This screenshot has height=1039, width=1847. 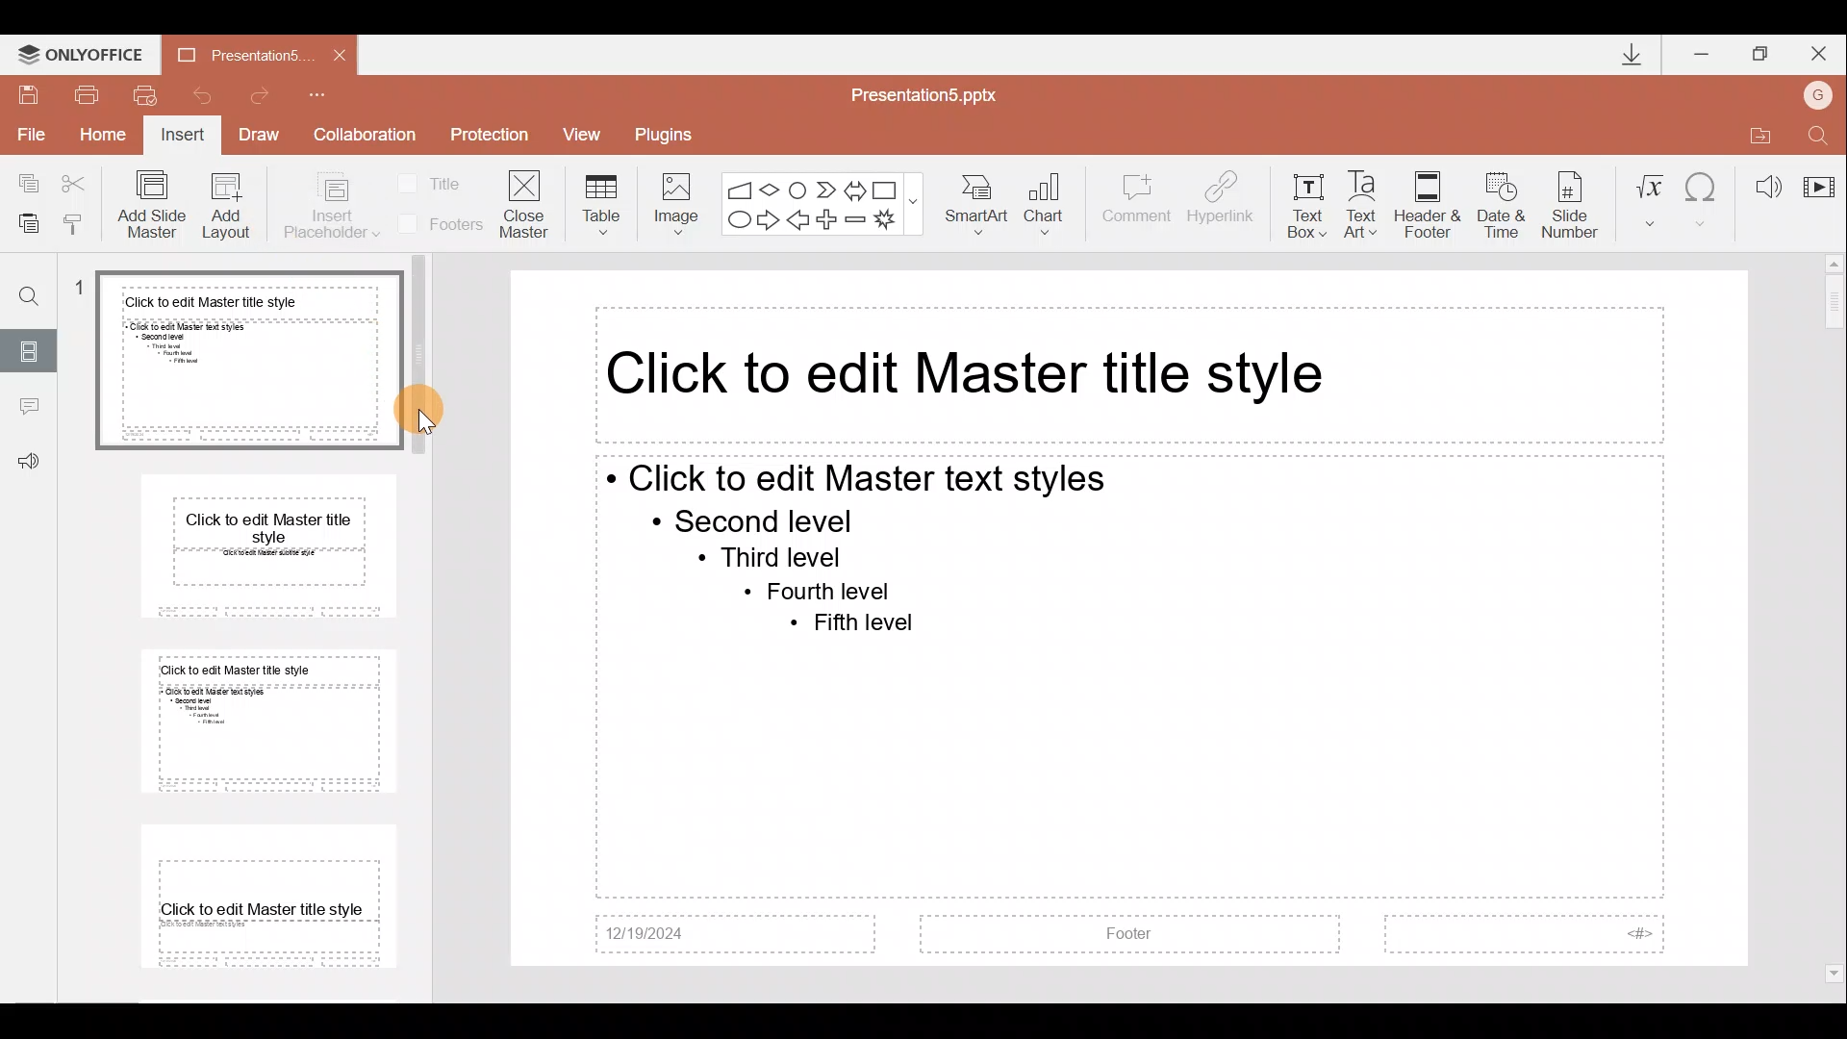 I want to click on Document name, so click(x=935, y=93).